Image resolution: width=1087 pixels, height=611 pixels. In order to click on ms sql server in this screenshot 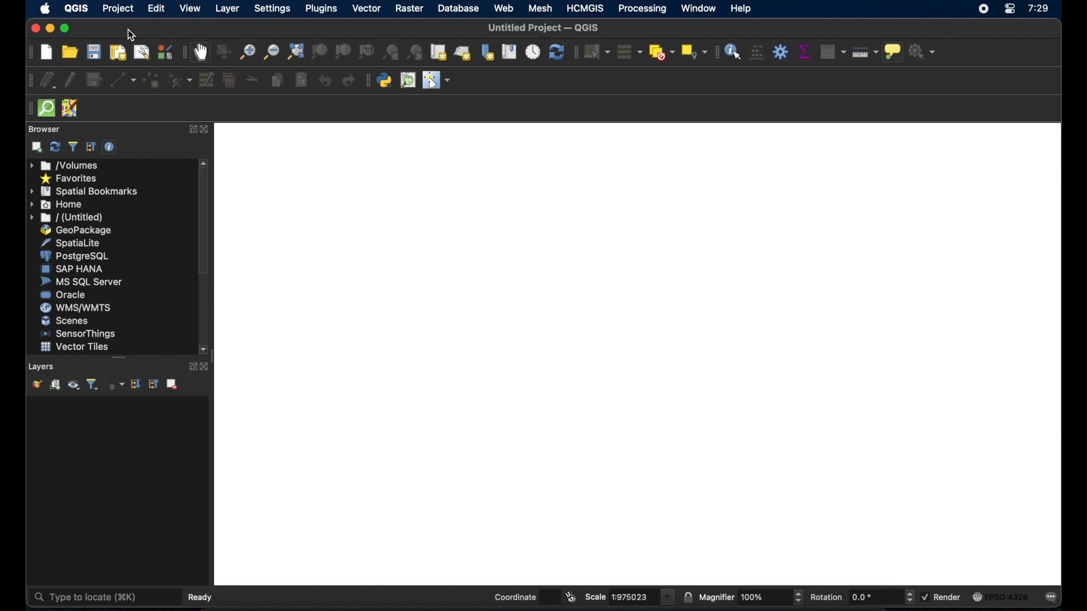, I will do `click(84, 282)`.